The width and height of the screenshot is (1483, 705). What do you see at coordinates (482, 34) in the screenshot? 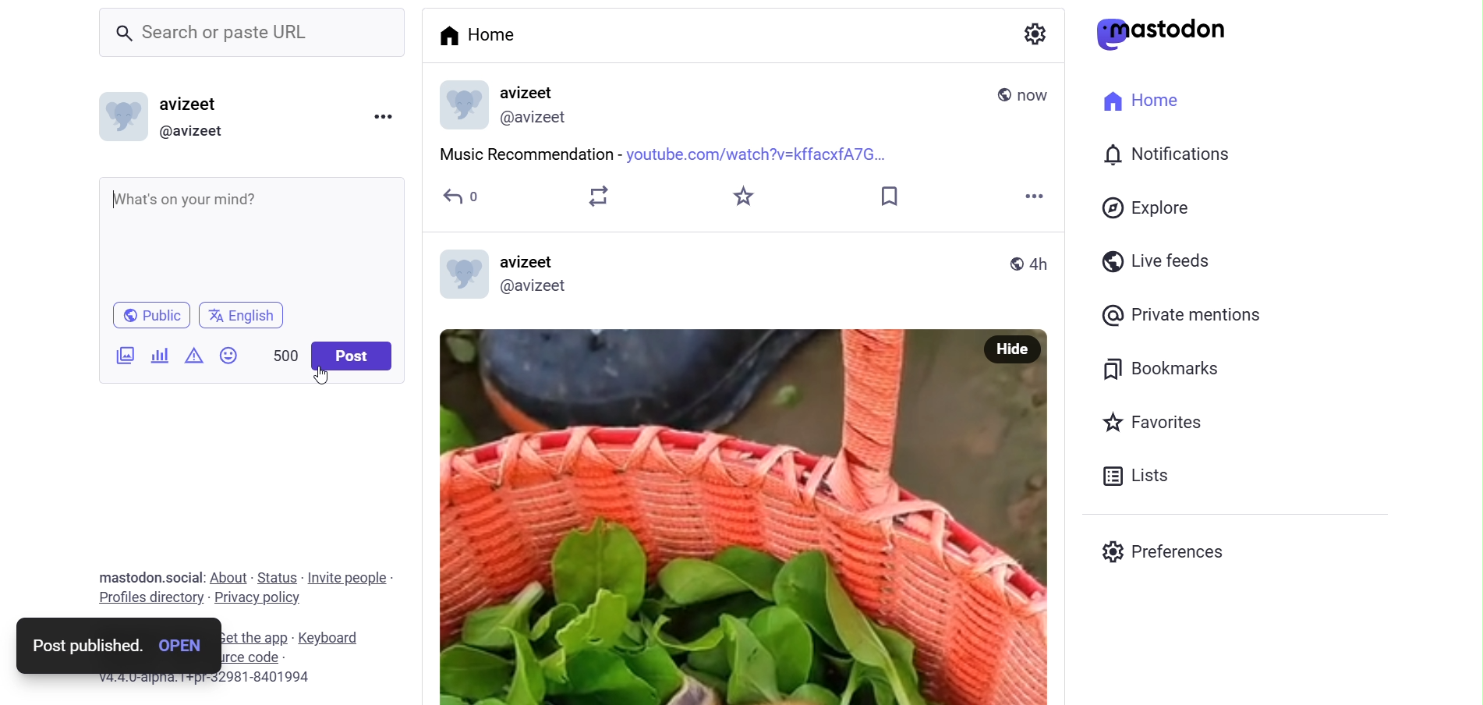
I see `Home` at bounding box center [482, 34].